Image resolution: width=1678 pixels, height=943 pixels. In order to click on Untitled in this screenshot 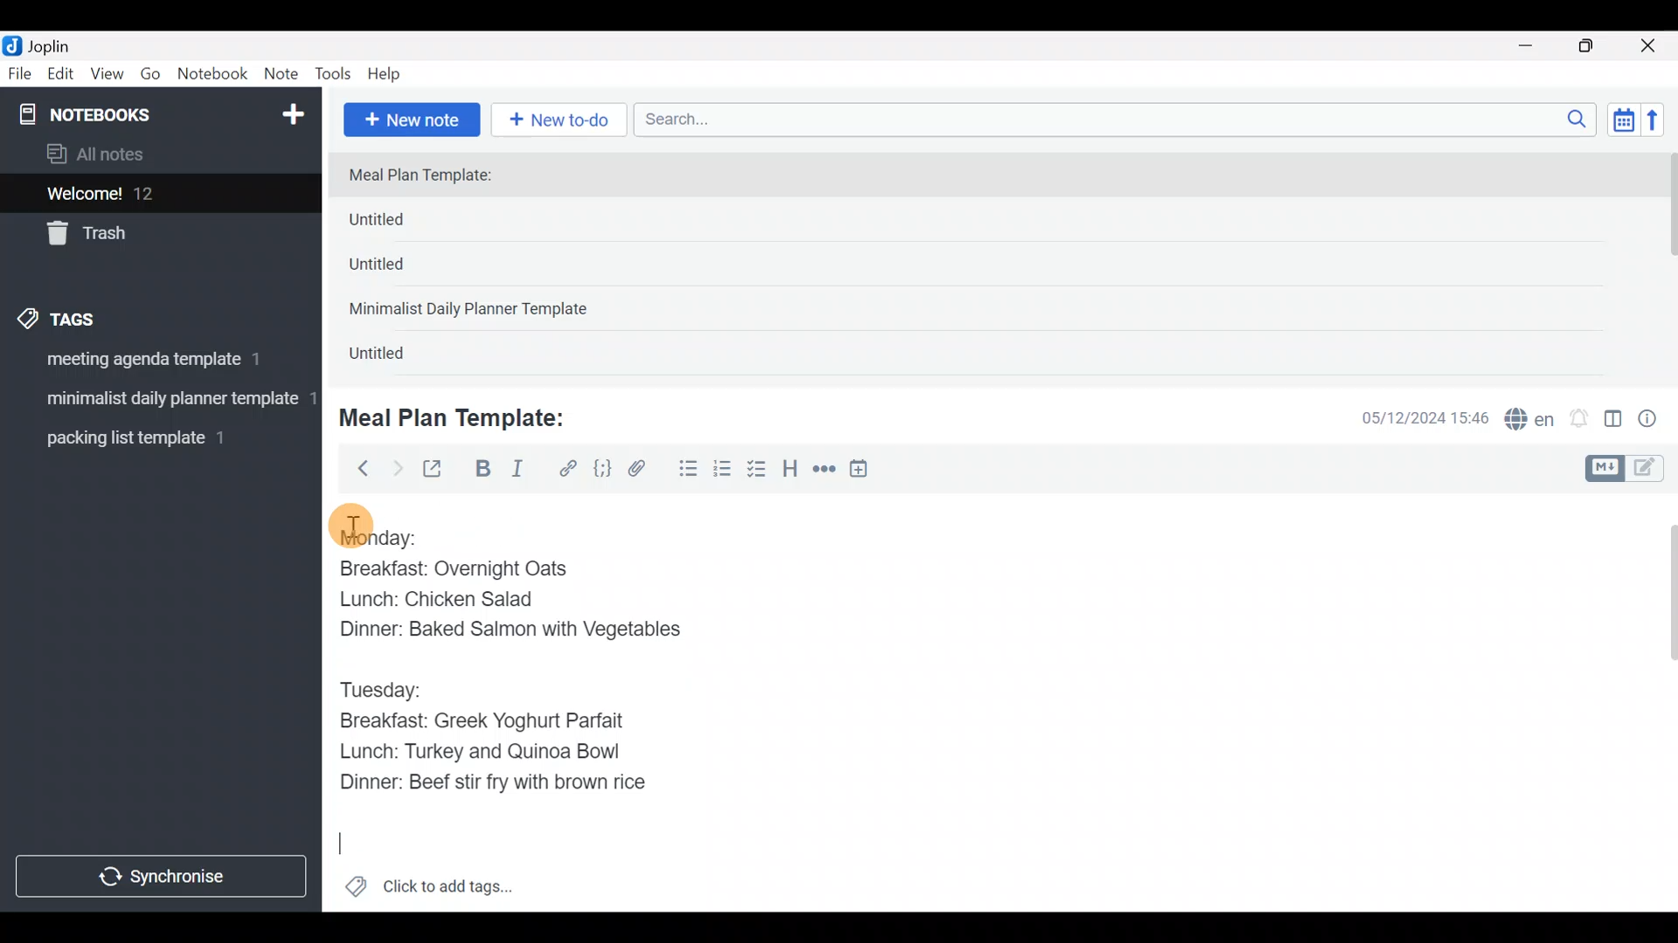, I will do `click(397, 357)`.